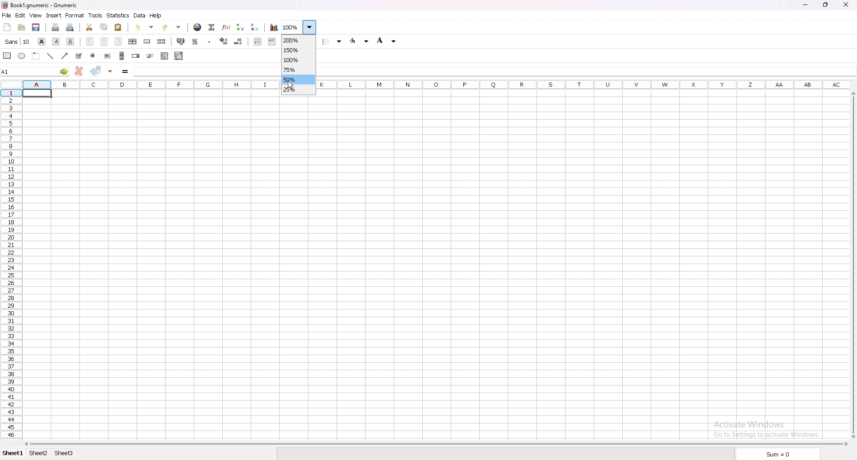 The height and width of the screenshot is (460, 857). Describe the element at coordinates (118, 27) in the screenshot. I see `paste` at that location.